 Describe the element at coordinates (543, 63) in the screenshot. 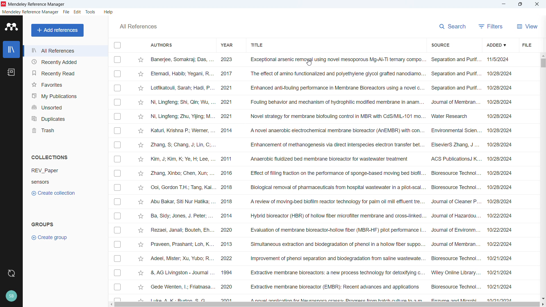

I see `Vertical scroll bar ` at that location.